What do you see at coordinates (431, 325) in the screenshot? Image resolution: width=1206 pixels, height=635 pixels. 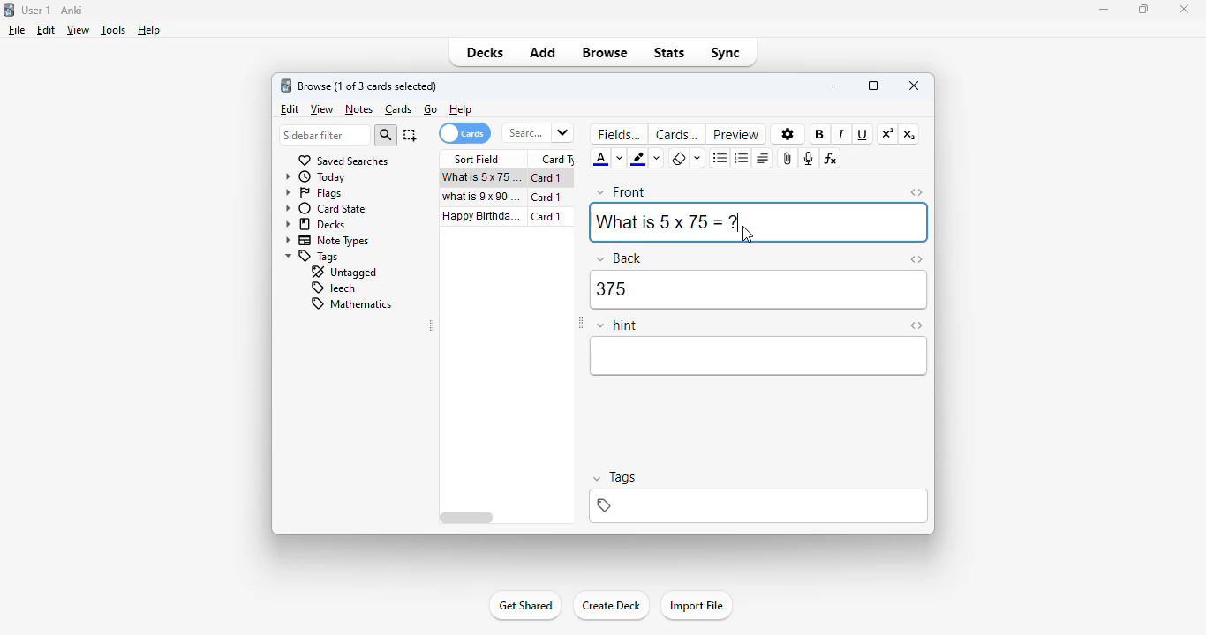 I see `toggle sidebar` at bounding box center [431, 325].